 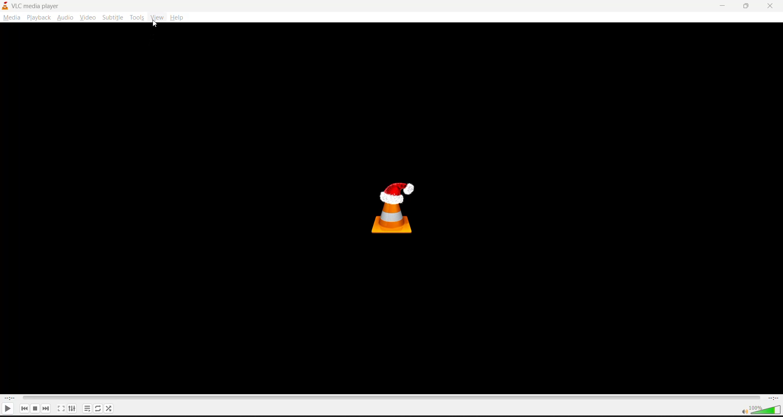 I want to click on video, so click(x=87, y=17).